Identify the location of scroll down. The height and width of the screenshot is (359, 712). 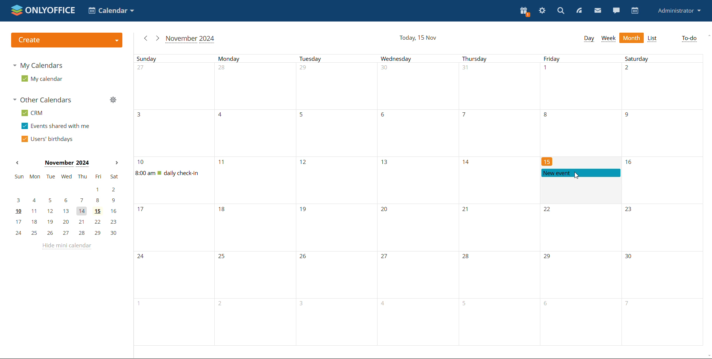
(703, 353).